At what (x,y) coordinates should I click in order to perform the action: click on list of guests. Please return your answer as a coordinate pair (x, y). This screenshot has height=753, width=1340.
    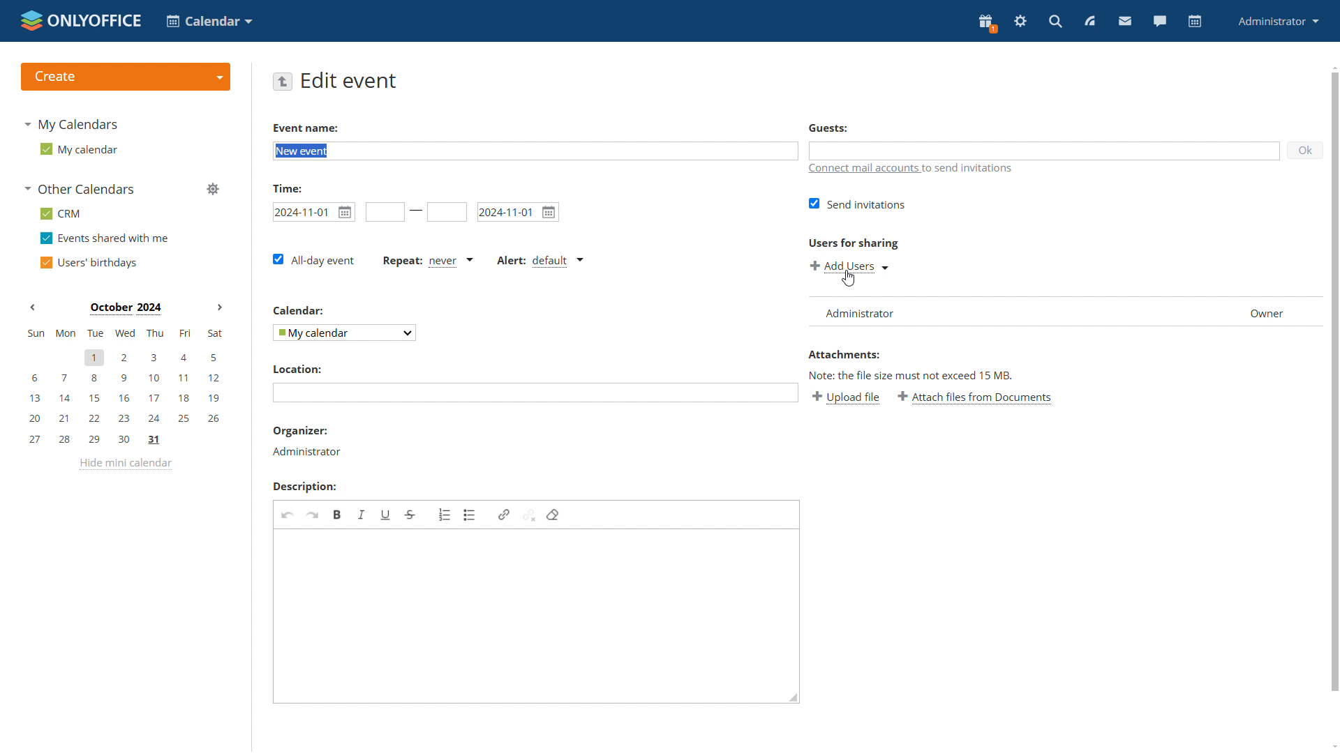
    Looking at the image, I should click on (1065, 312).